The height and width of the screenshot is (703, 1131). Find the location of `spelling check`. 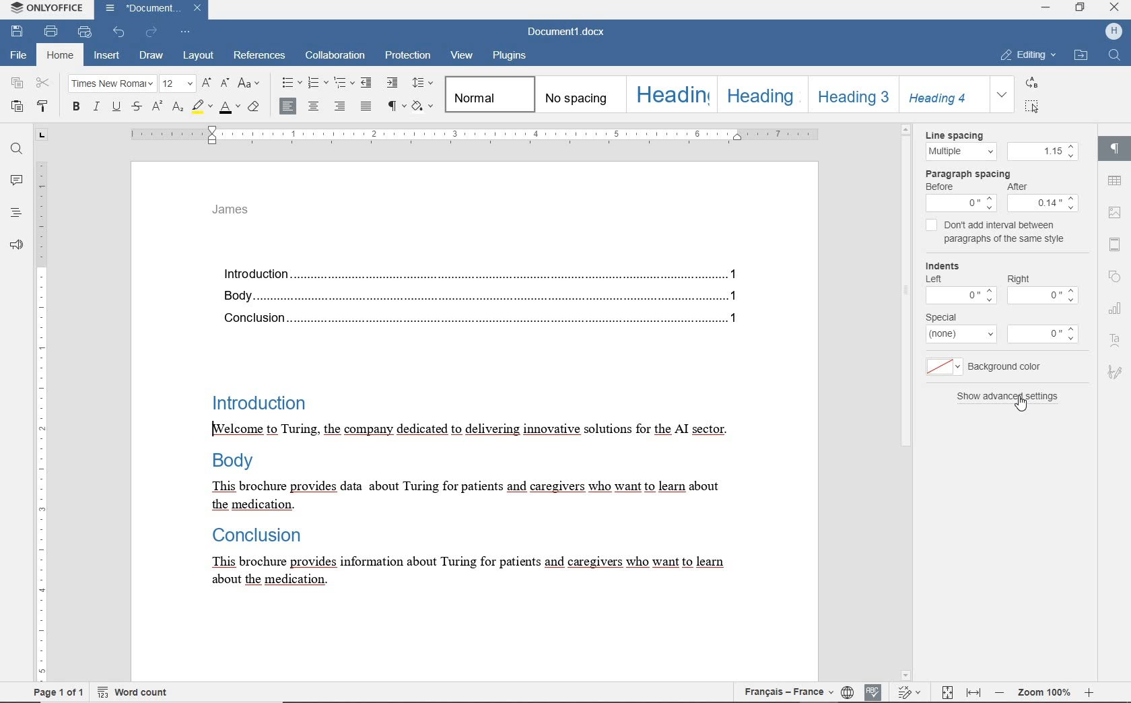

spelling check is located at coordinates (872, 692).